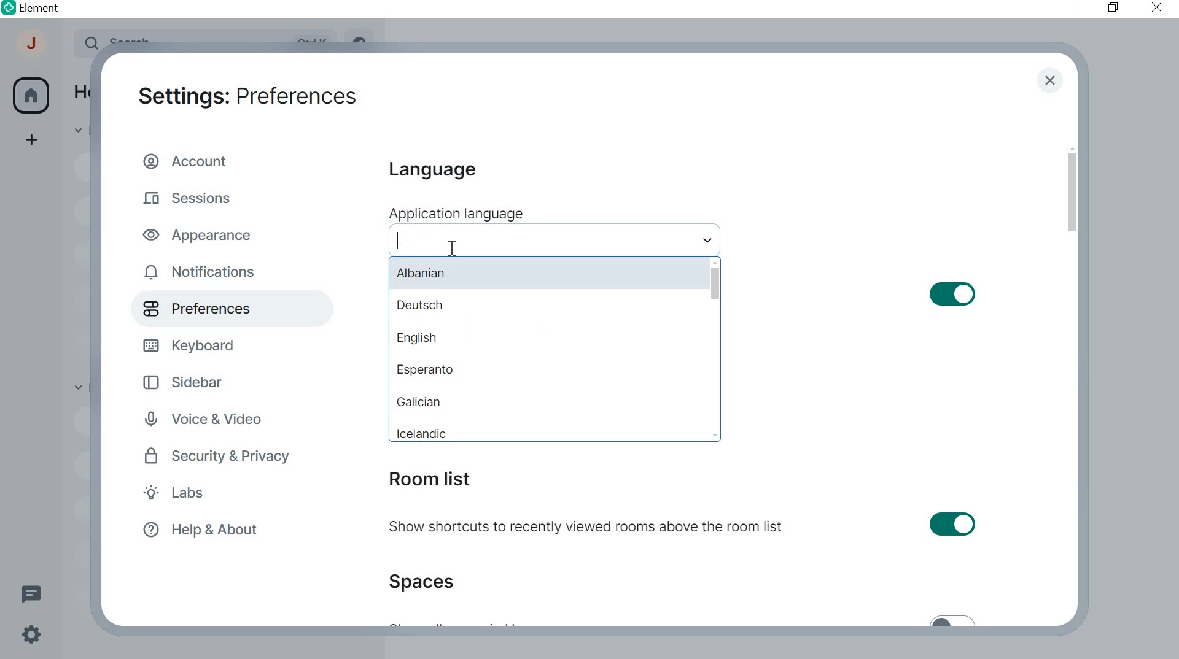 This screenshot has height=659, width=1179. What do you see at coordinates (31, 592) in the screenshot?
I see `THREADS` at bounding box center [31, 592].